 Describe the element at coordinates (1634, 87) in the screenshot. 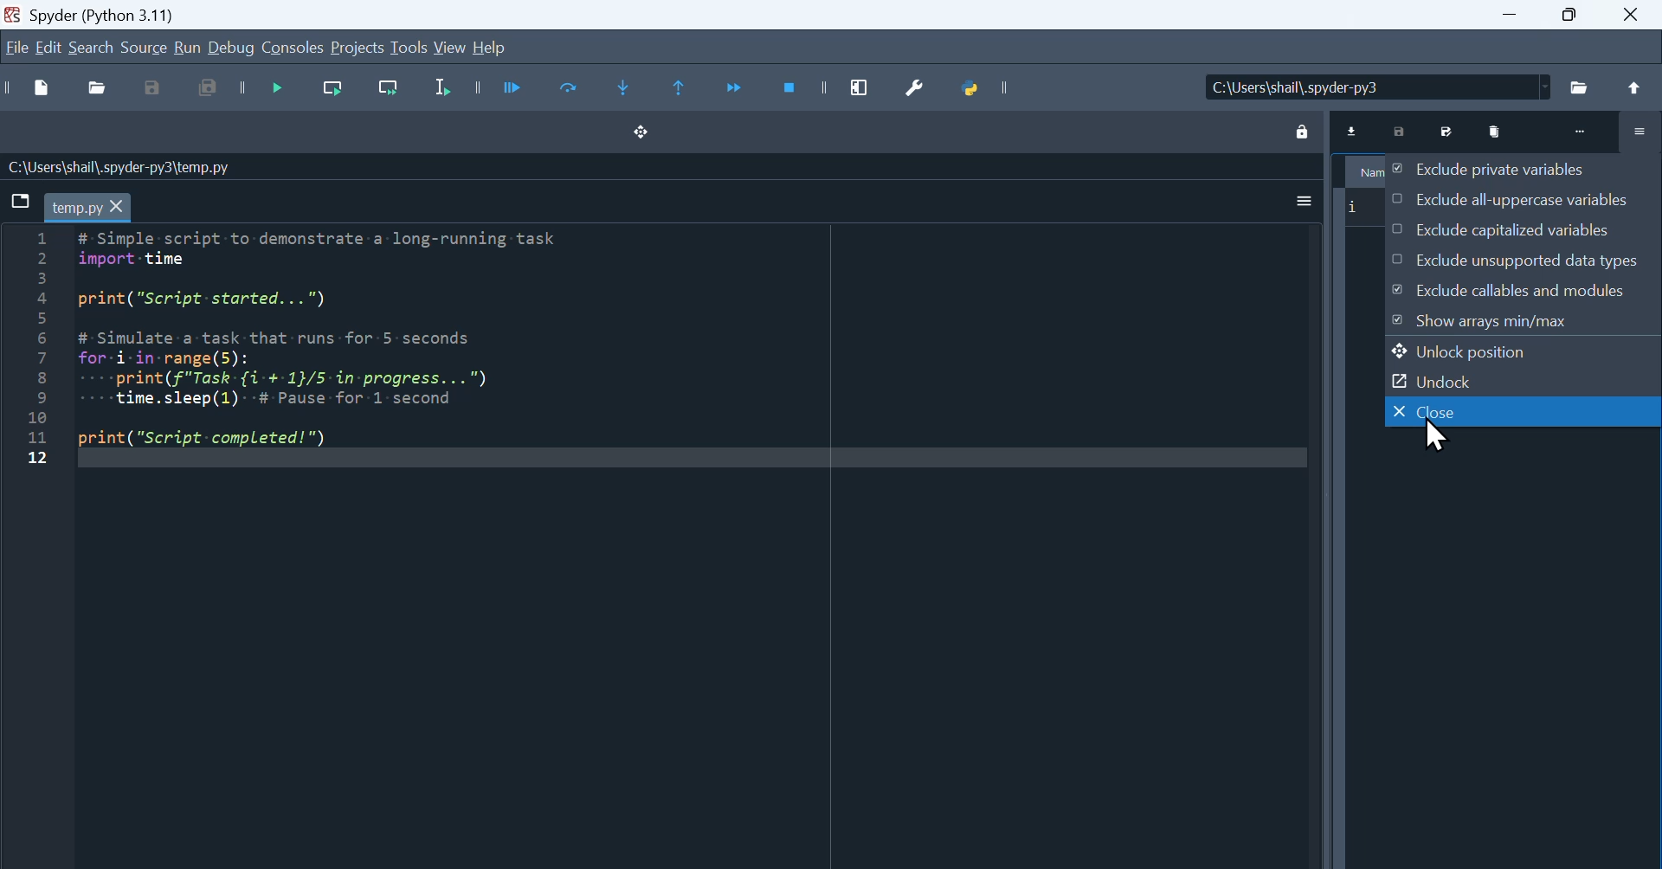

I see `Up to` at that location.